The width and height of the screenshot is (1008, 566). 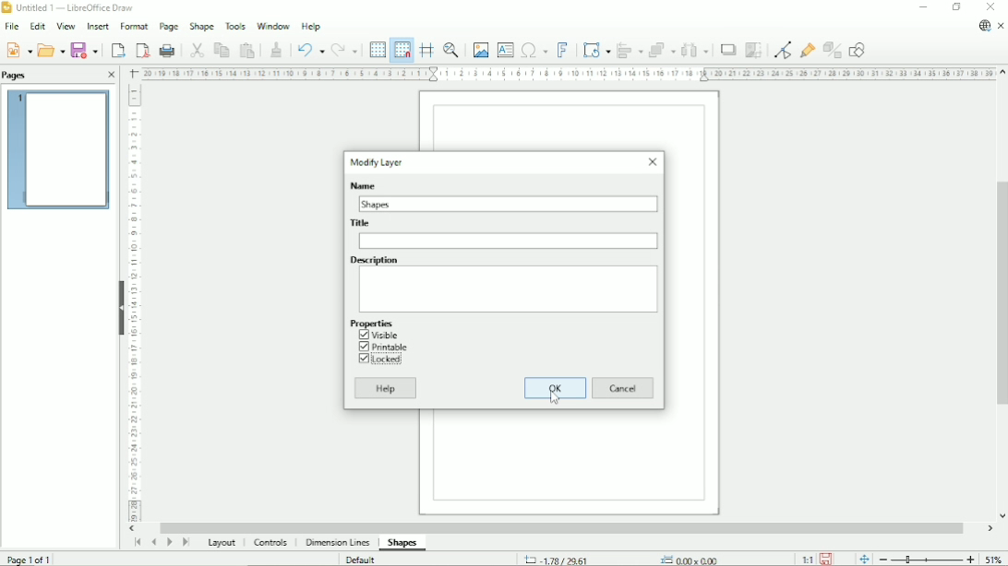 What do you see at coordinates (310, 26) in the screenshot?
I see `Help` at bounding box center [310, 26].